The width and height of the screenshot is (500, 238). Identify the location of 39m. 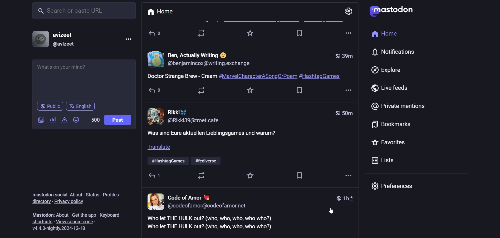
(344, 55).